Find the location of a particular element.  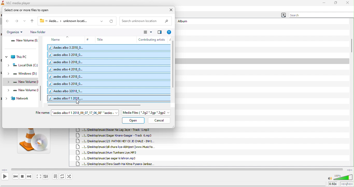

organize is located at coordinates (15, 32).